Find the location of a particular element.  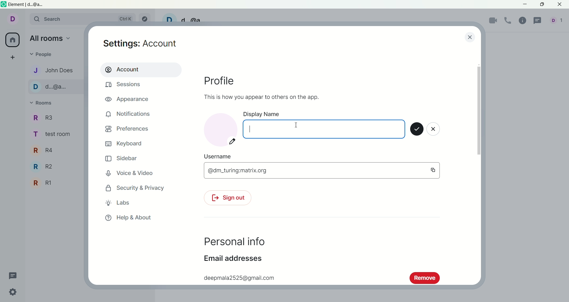

account is located at coordinates (16, 20).